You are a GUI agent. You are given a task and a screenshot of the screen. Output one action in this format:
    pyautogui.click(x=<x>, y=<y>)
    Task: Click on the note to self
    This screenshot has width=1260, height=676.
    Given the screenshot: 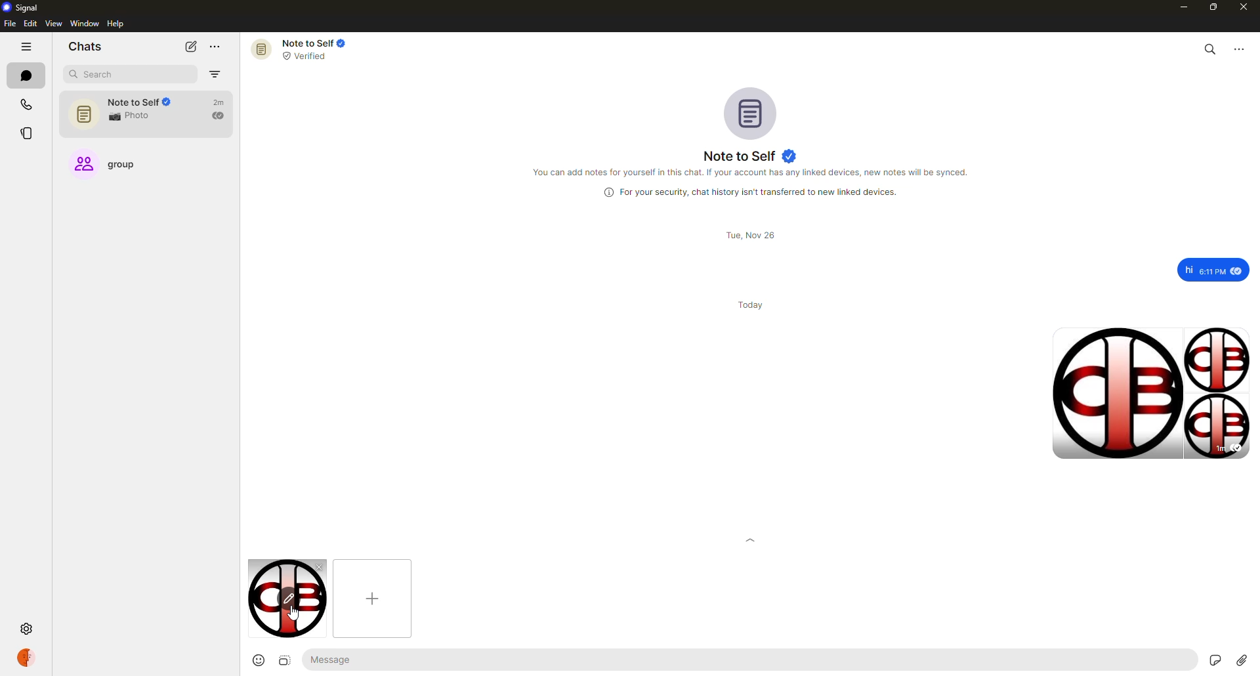 What is the action you would take?
    pyautogui.click(x=148, y=114)
    